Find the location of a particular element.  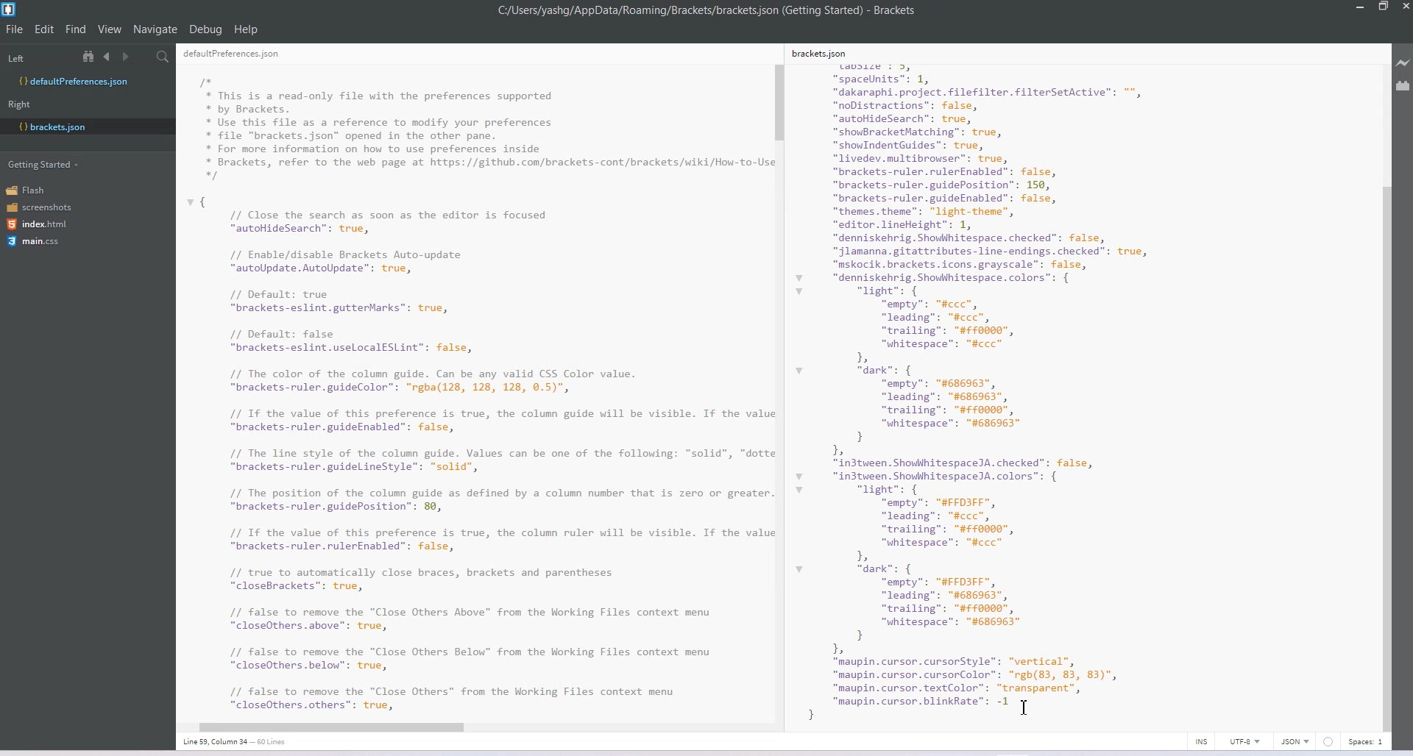

Find in Files is located at coordinates (164, 57).